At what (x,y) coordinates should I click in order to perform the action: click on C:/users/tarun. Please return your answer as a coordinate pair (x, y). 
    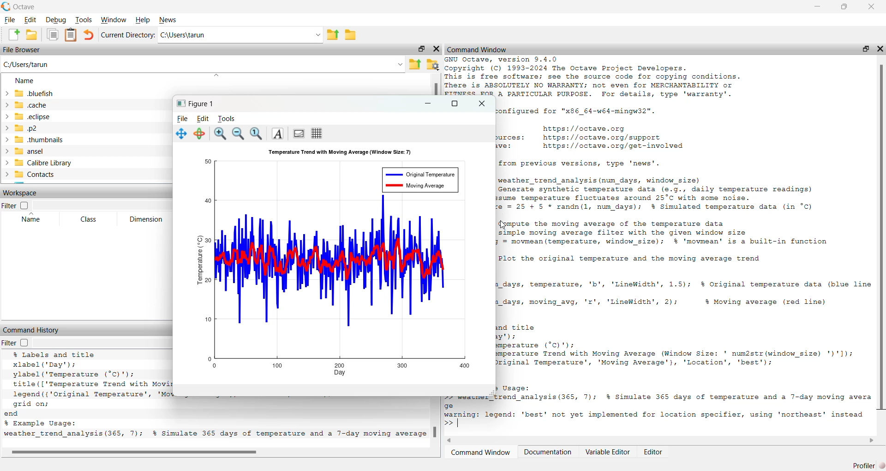
    Looking at the image, I should click on (202, 67).